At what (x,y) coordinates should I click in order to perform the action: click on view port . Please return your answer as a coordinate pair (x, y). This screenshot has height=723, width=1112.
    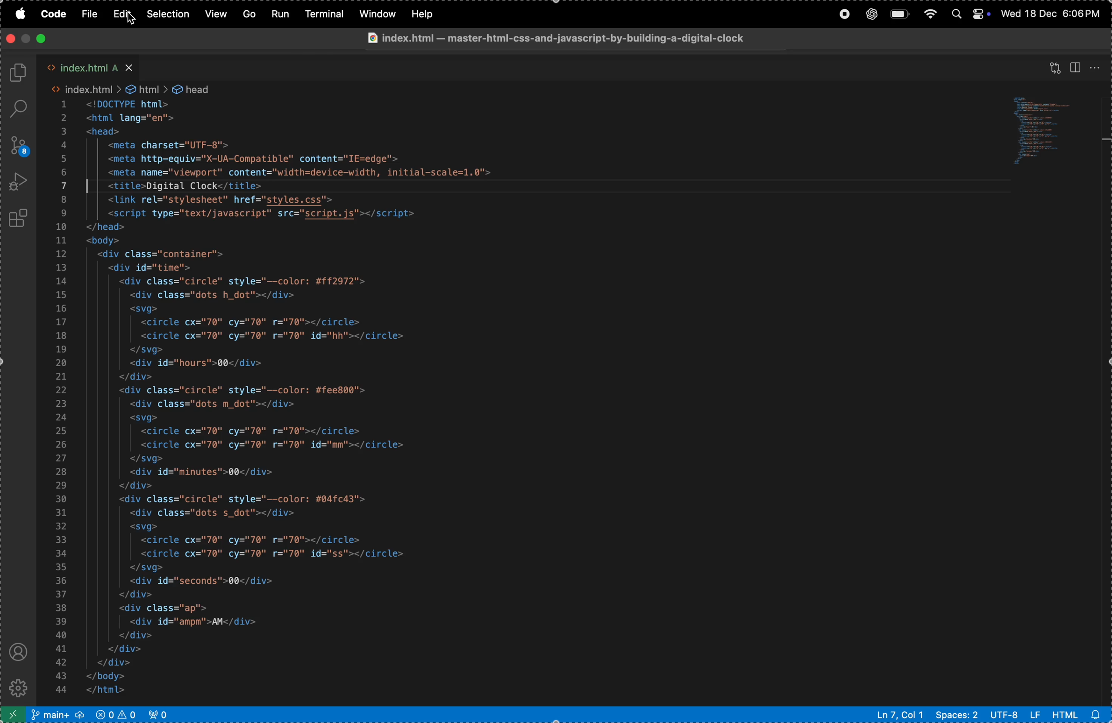
    Looking at the image, I should click on (162, 714).